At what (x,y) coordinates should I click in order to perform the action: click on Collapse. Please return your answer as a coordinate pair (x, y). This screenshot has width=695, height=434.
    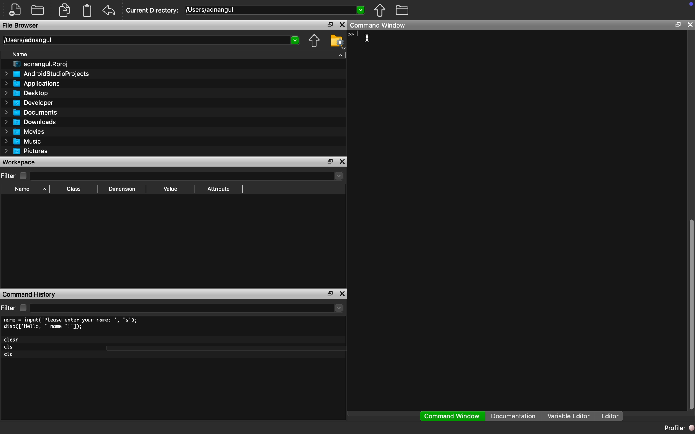
    Looking at the image, I should click on (341, 55).